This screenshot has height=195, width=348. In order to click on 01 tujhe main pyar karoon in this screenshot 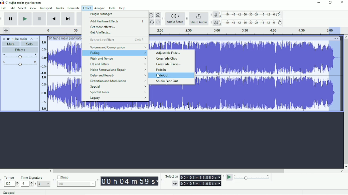, I will do `click(18, 38)`.